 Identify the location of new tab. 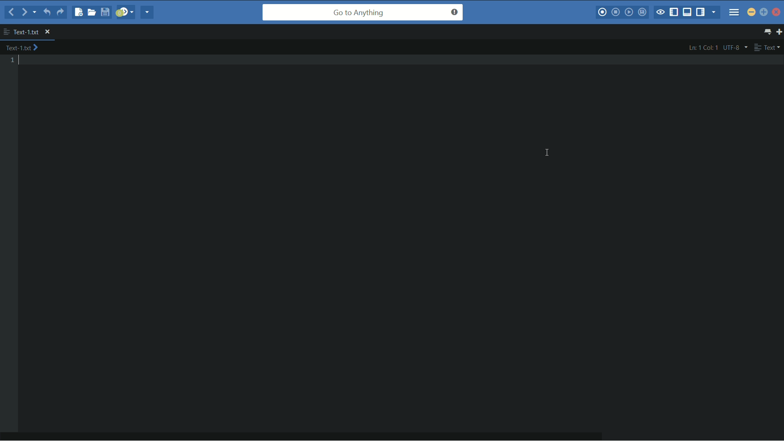
(779, 31).